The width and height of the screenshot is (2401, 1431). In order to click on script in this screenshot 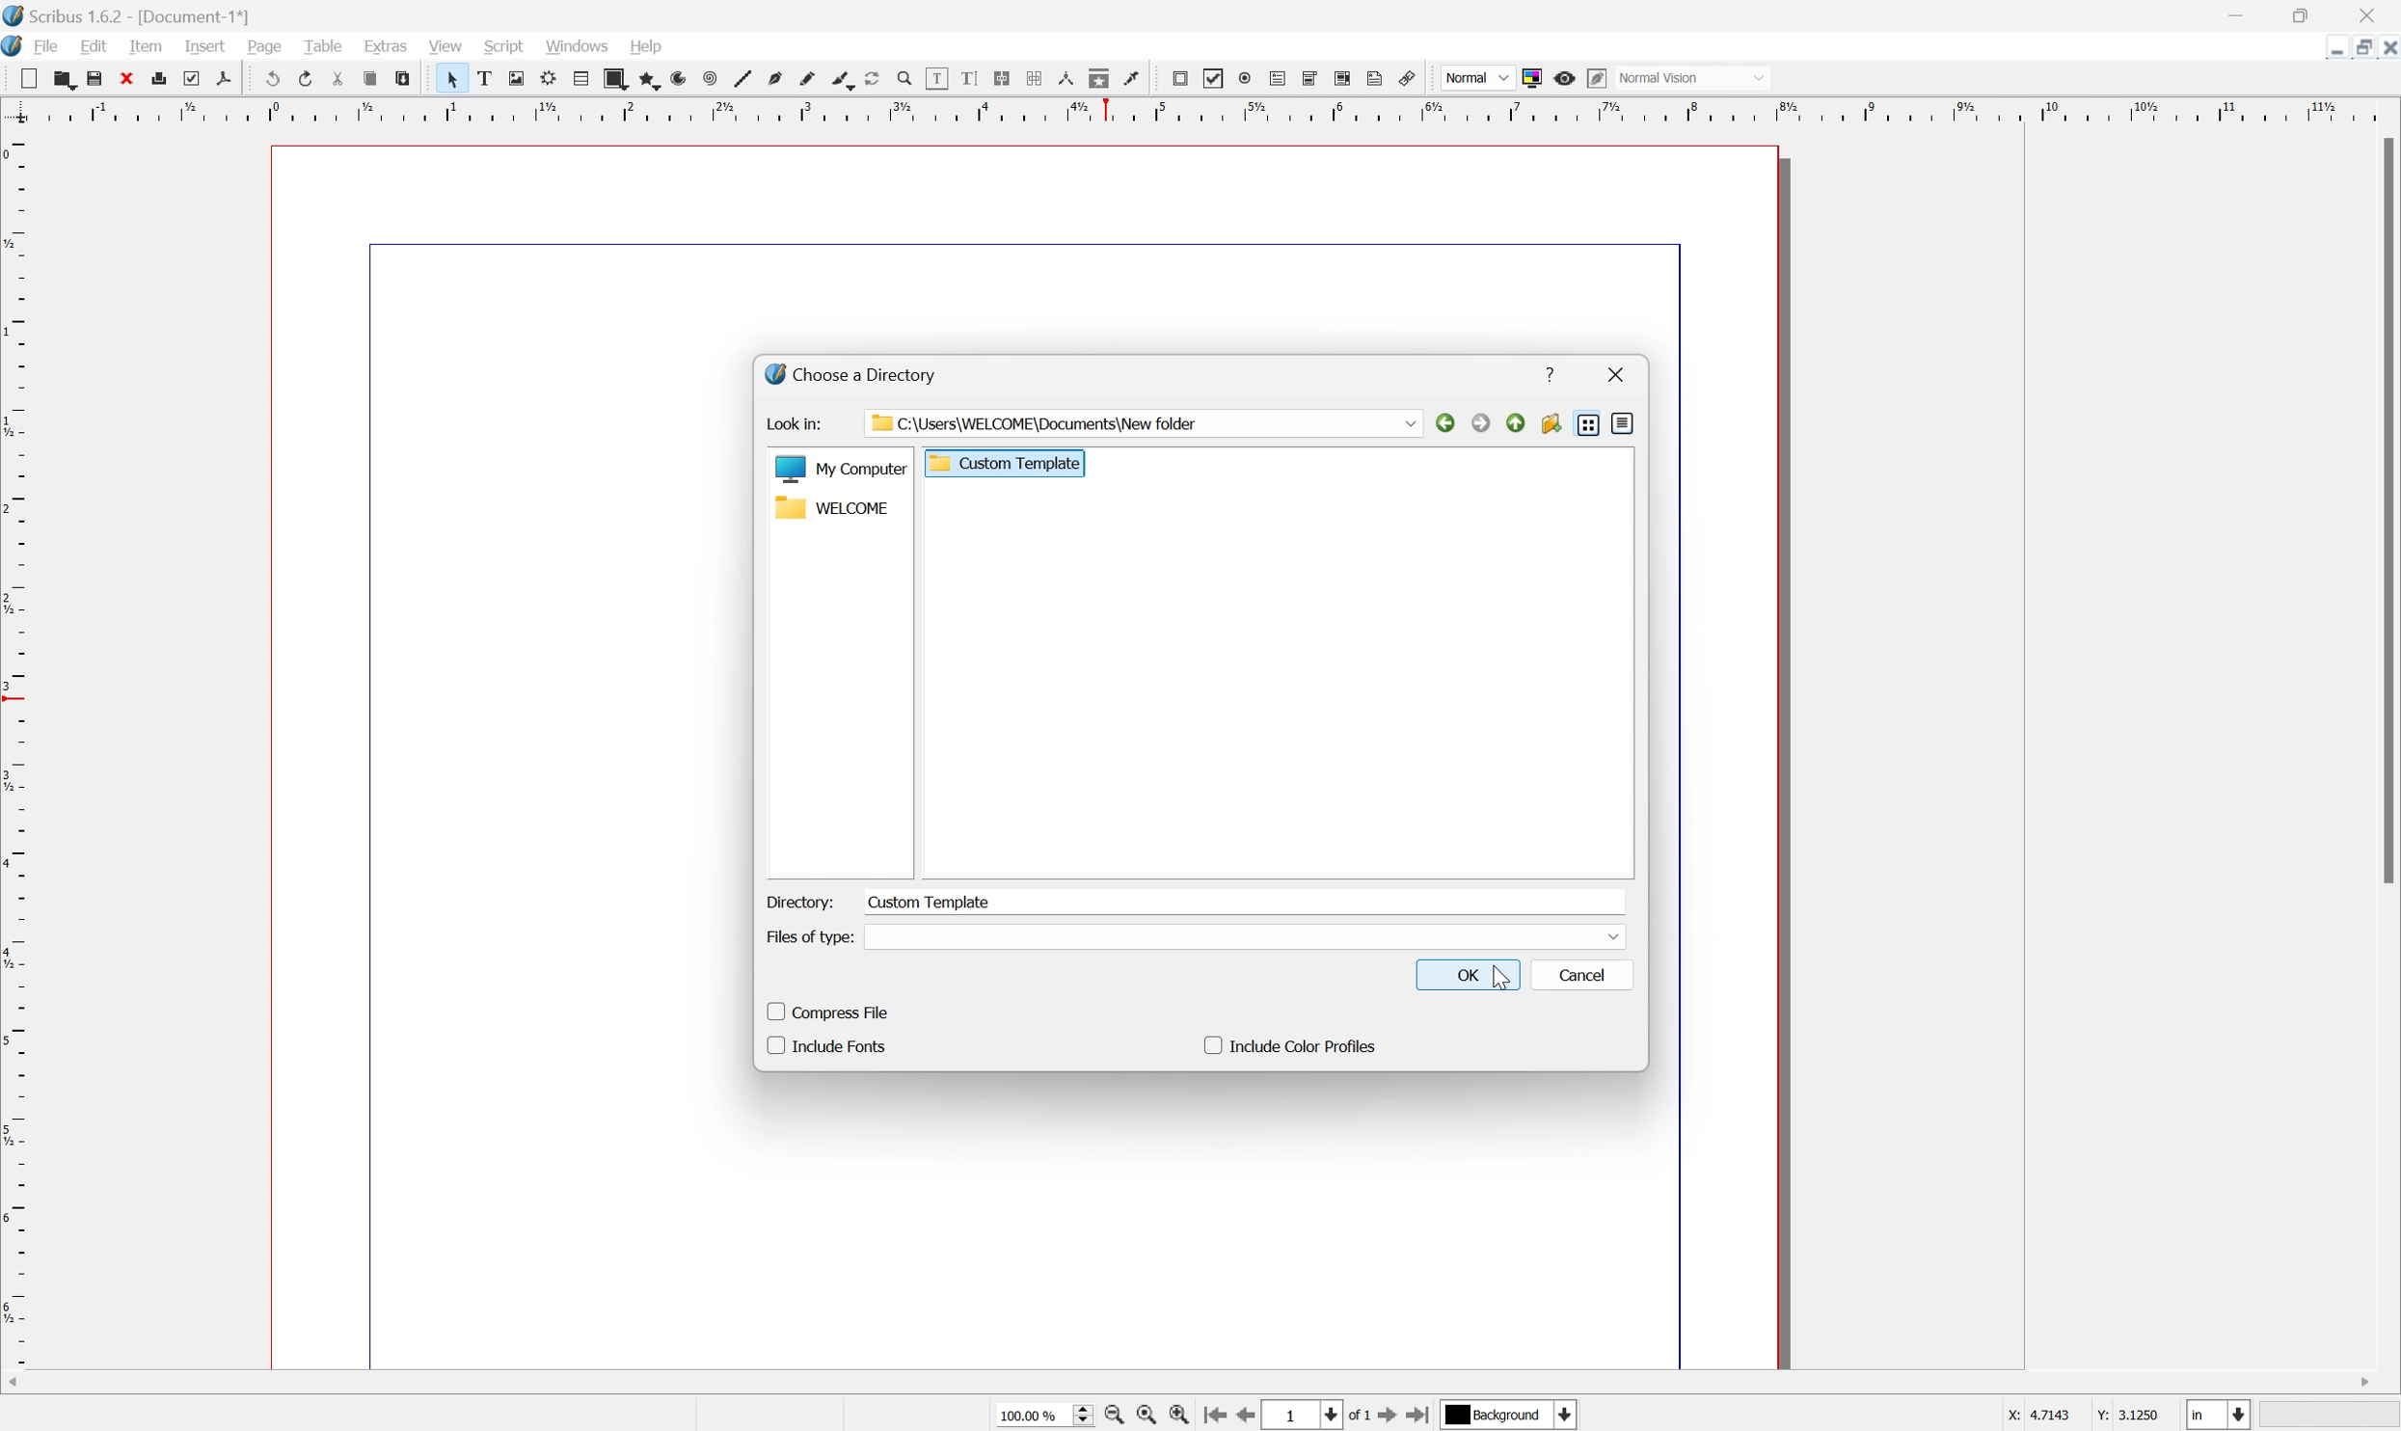, I will do `click(506, 45)`.